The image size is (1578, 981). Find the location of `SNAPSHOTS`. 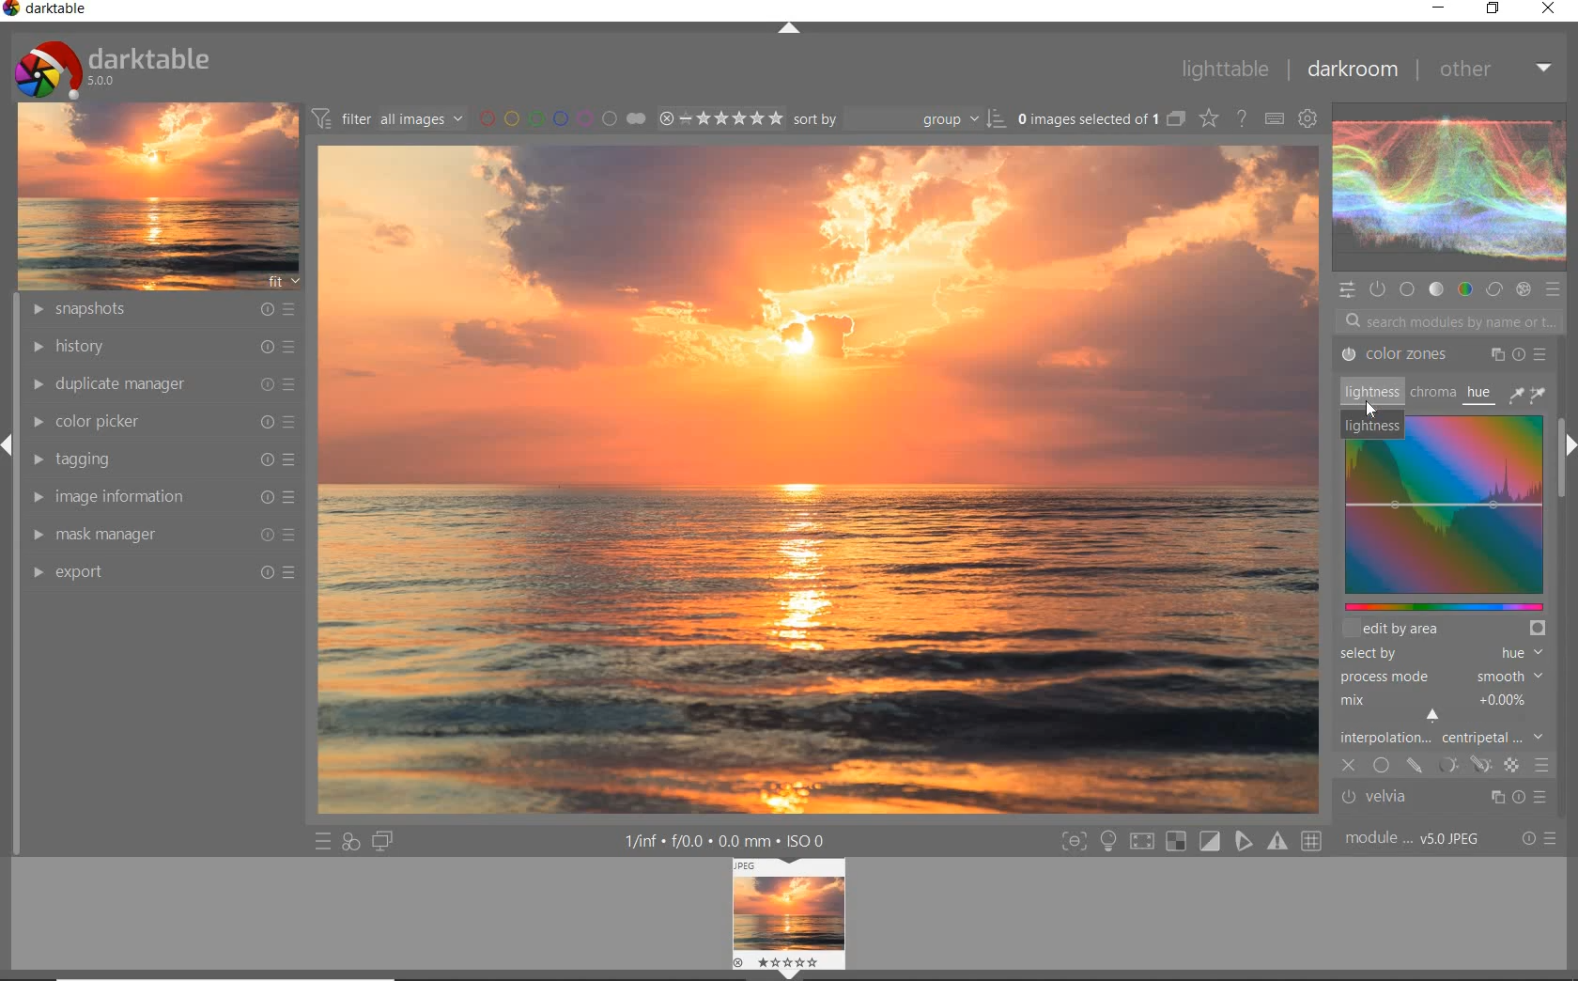

SNAPSHOTS is located at coordinates (162, 310).